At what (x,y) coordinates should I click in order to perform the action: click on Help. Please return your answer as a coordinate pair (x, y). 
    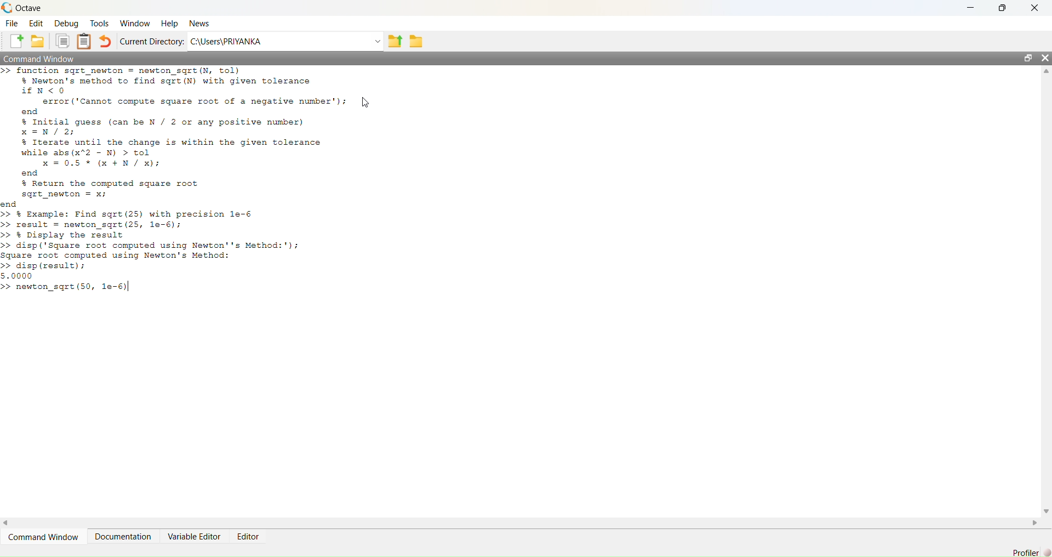
    Looking at the image, I should click on (169, 23).